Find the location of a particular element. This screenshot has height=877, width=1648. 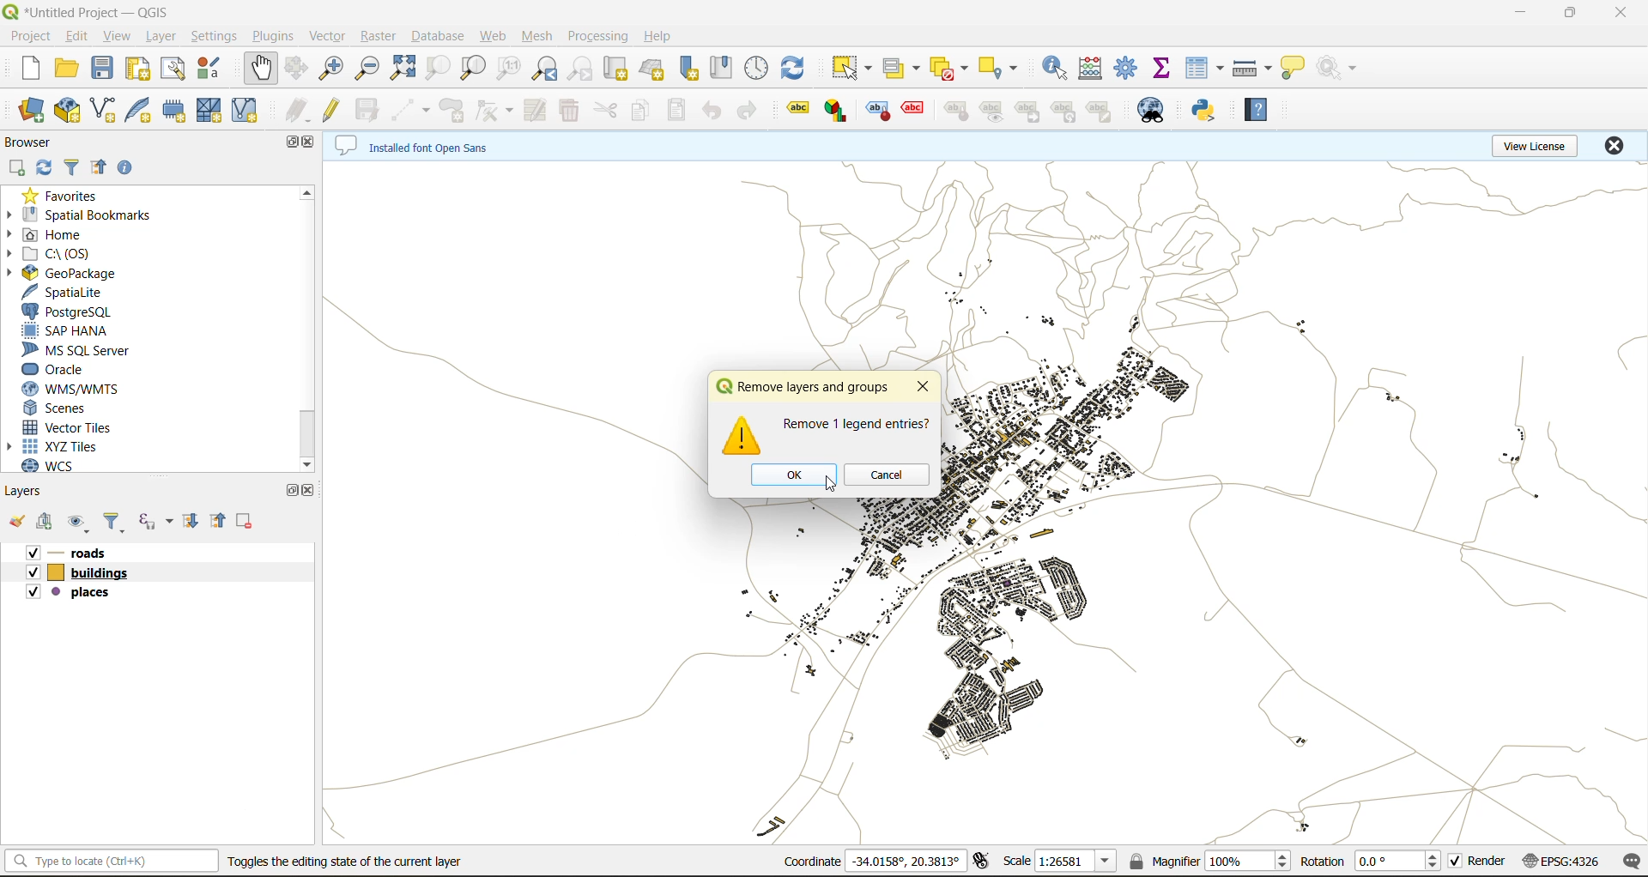

spatial bookmarks is located at coordinates (94, 214).